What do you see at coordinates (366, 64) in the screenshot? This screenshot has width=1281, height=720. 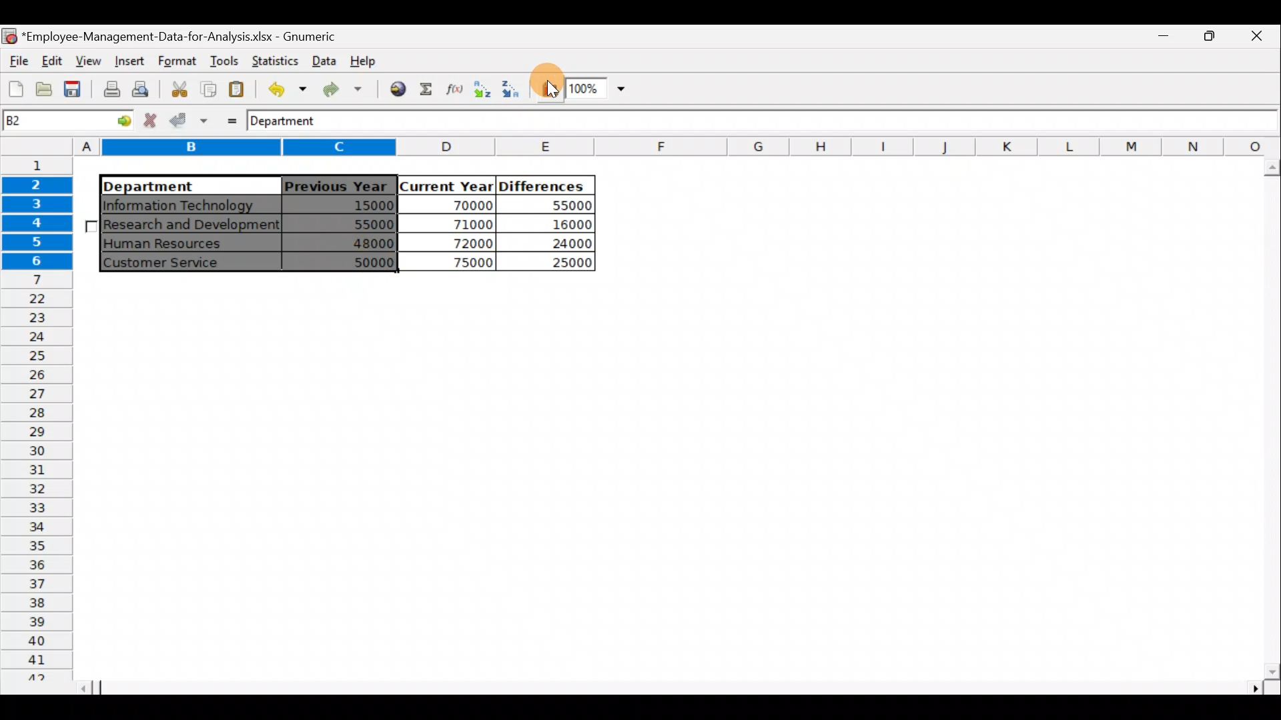 I see `Help` at bounding box center [366, 64].